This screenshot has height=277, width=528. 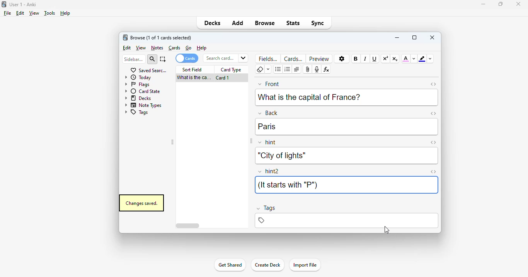 What do you see at coordinates (173, 142) in the screenshot?
I see `toggle sidebar` at bounding box center [173, 142].